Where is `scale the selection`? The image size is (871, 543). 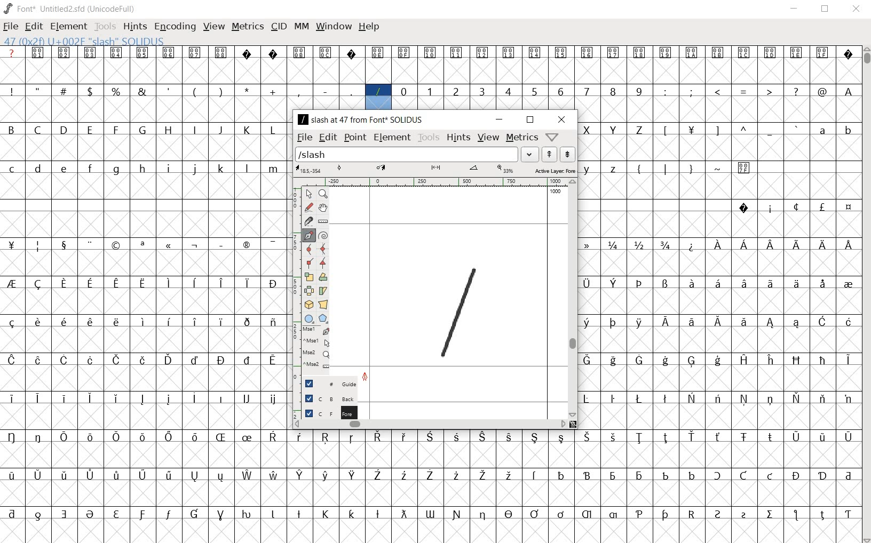 scale the selection is located at coordinates (308, 277).